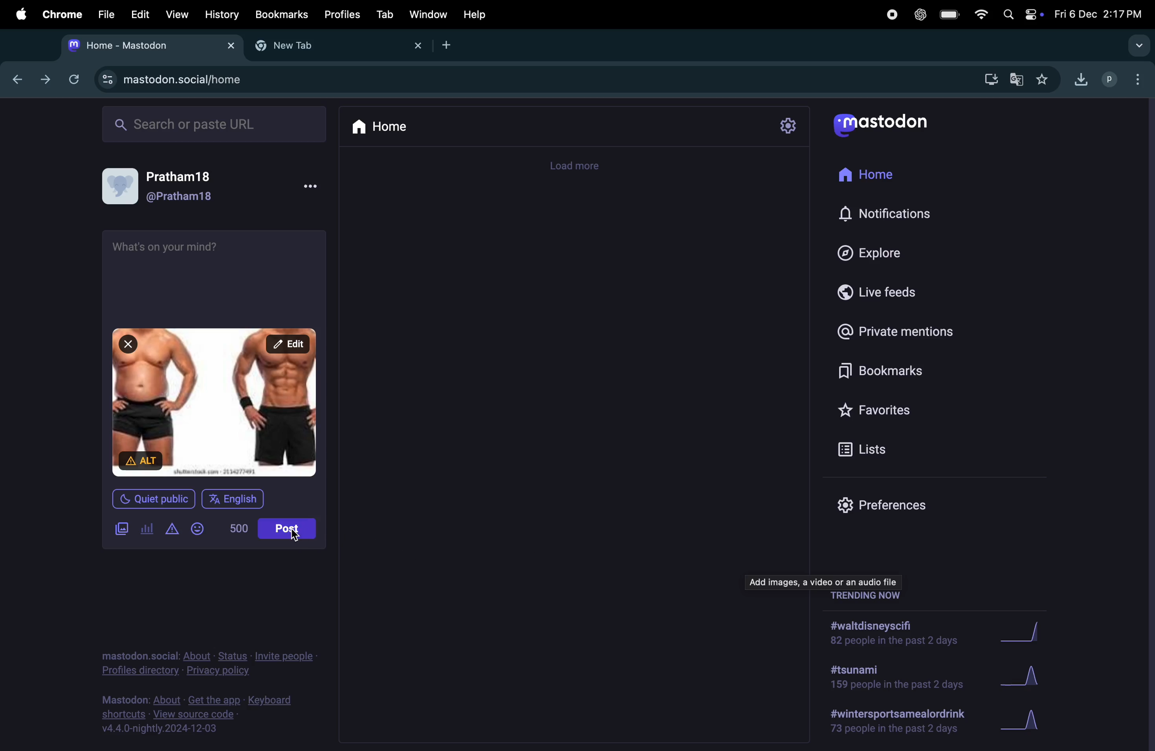 Image resolution: width=1155 pixels, height=751 pixels. I want to click on record, so click(891, 15).